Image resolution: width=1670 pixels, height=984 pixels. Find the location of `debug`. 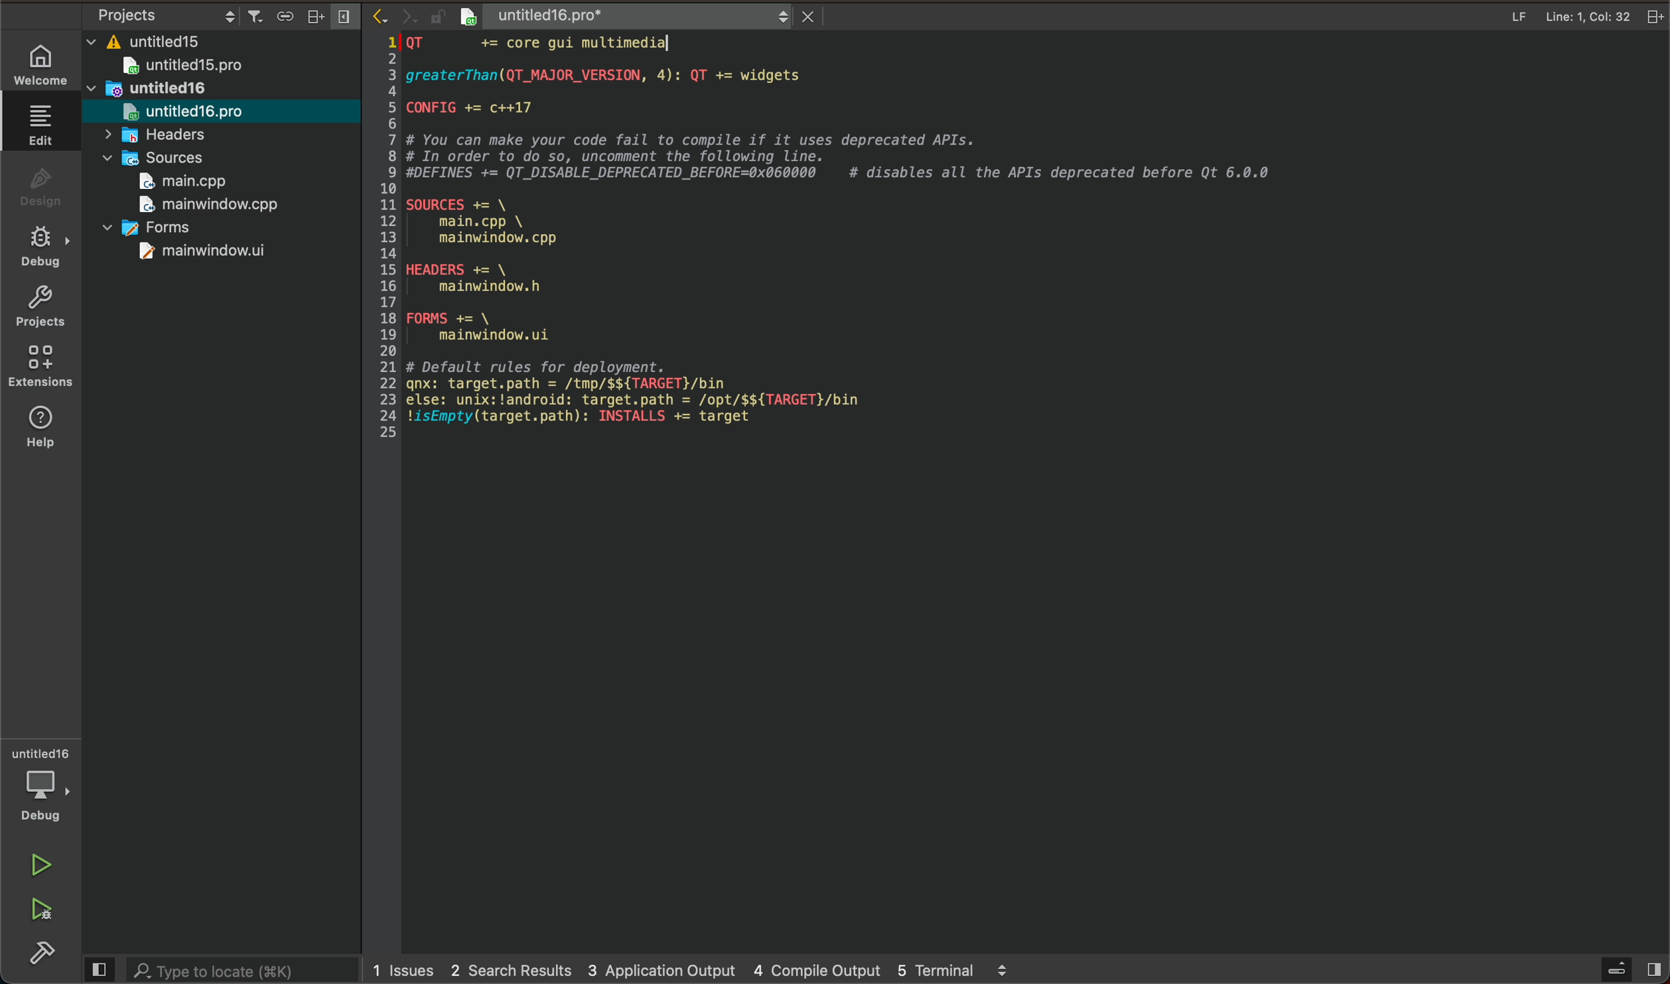

debug is located at coordinates (47, 248).